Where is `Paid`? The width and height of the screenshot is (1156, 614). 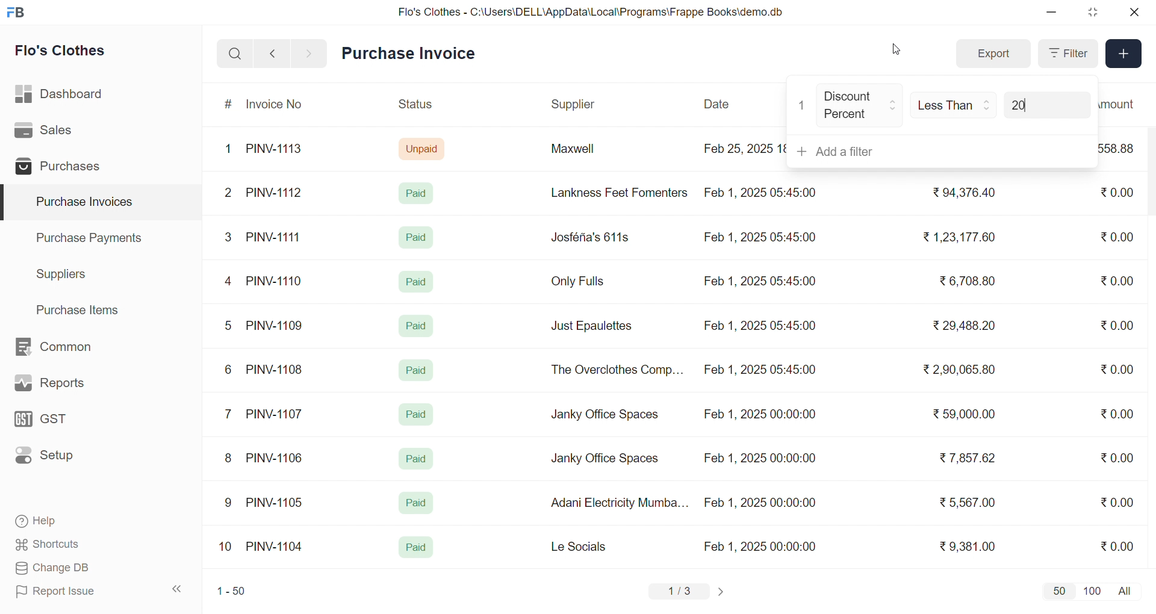
Paid is located at coordinates (417, 237).